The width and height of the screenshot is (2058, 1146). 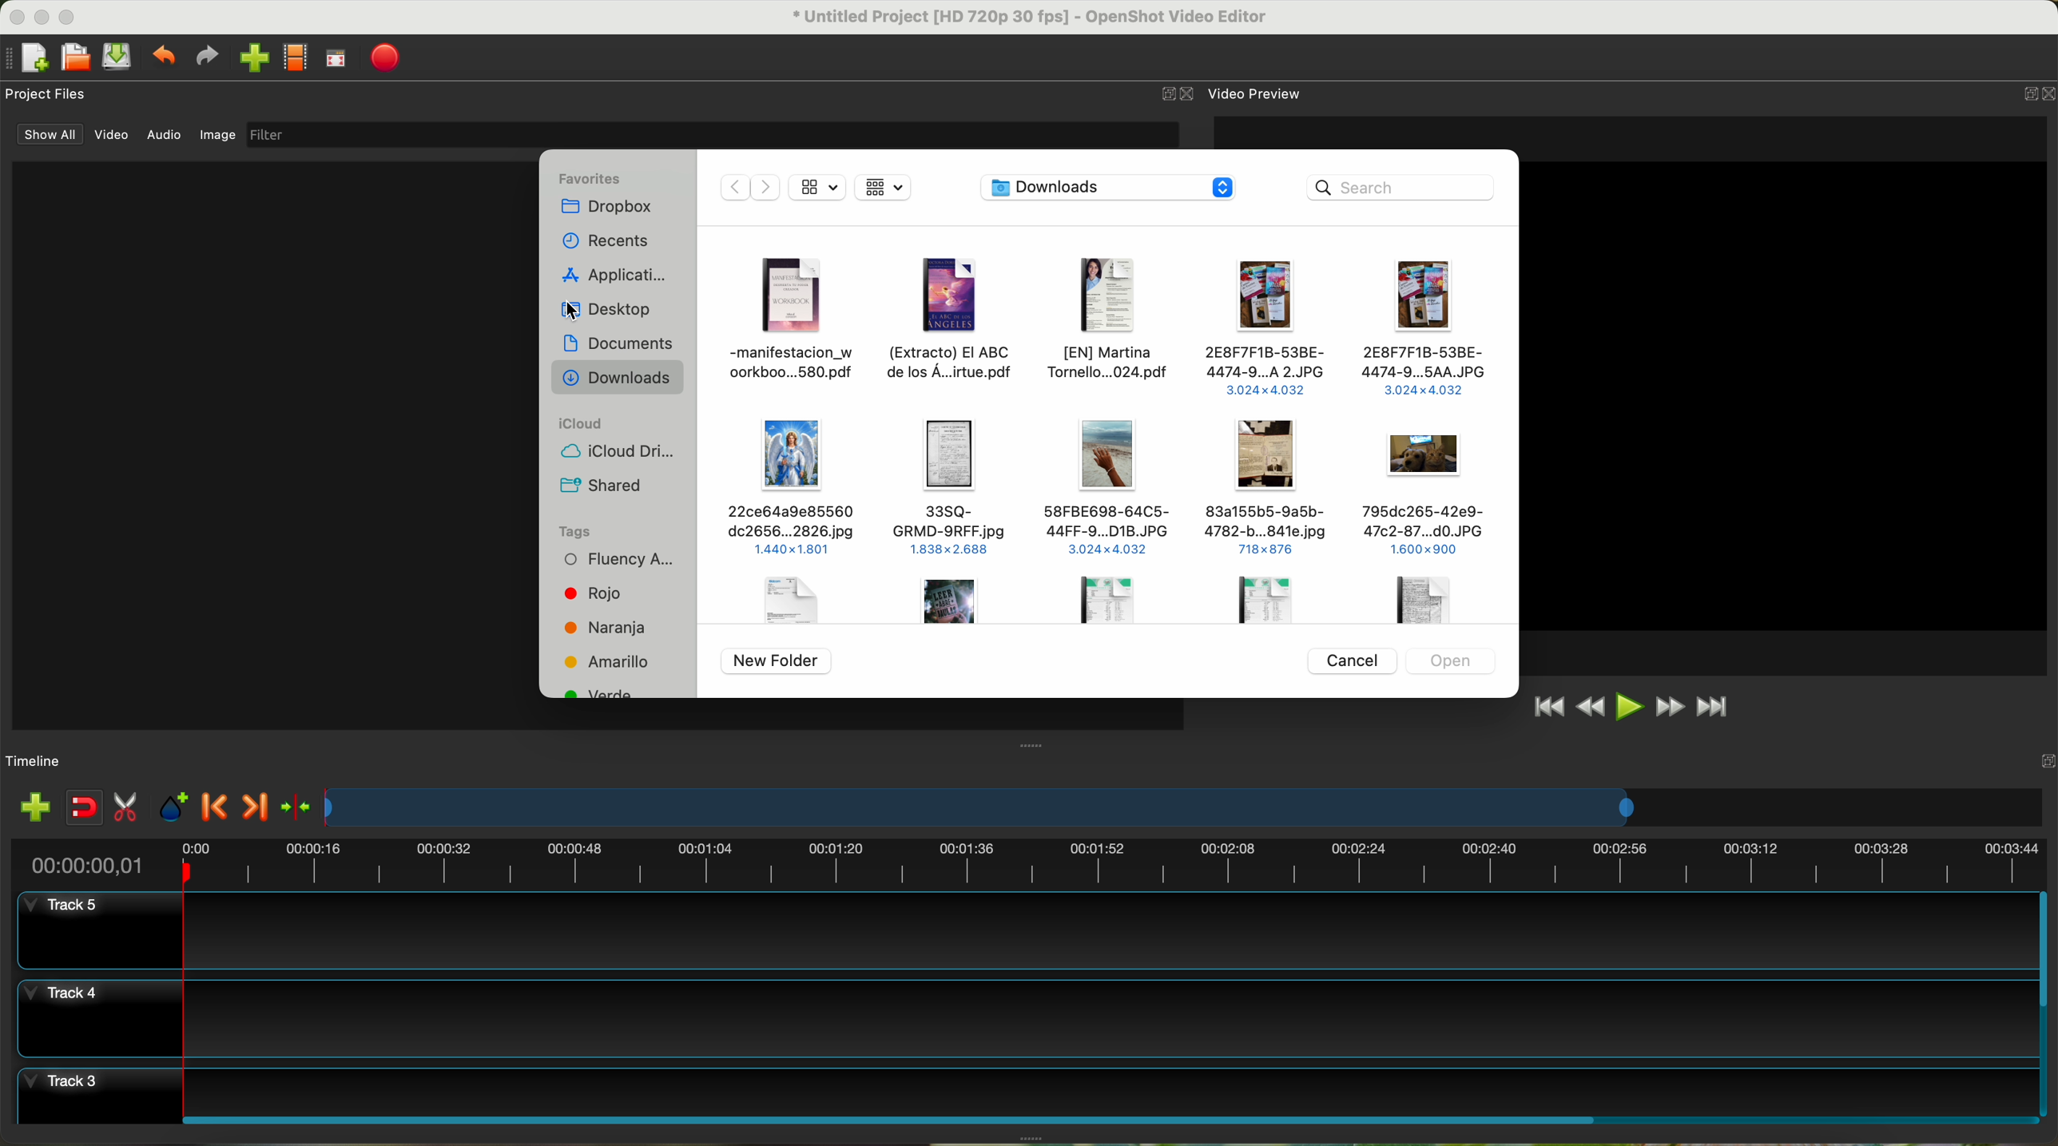 What do you see at coordinates (1107, 598) in the screenshot?
I see `file` at bounding box center [1107, 598].